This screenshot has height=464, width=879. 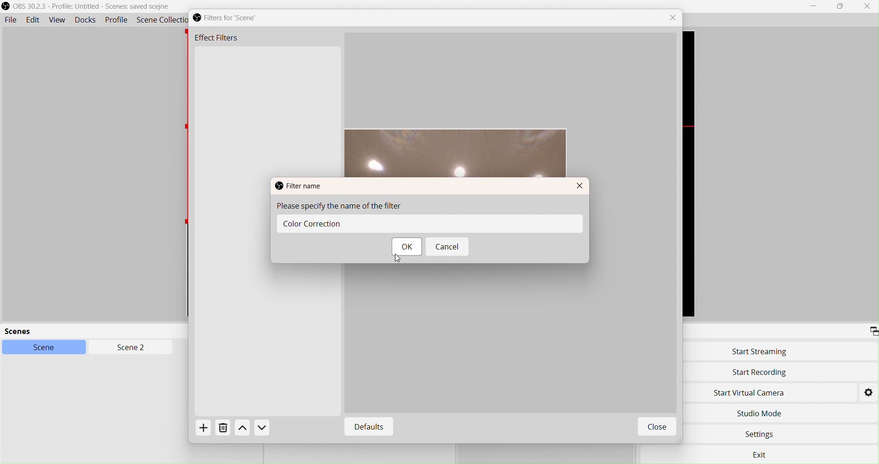 What do you see at coordinates (675, 18) in the screenshot?
I see `Close` at bounding box center [675, 18].